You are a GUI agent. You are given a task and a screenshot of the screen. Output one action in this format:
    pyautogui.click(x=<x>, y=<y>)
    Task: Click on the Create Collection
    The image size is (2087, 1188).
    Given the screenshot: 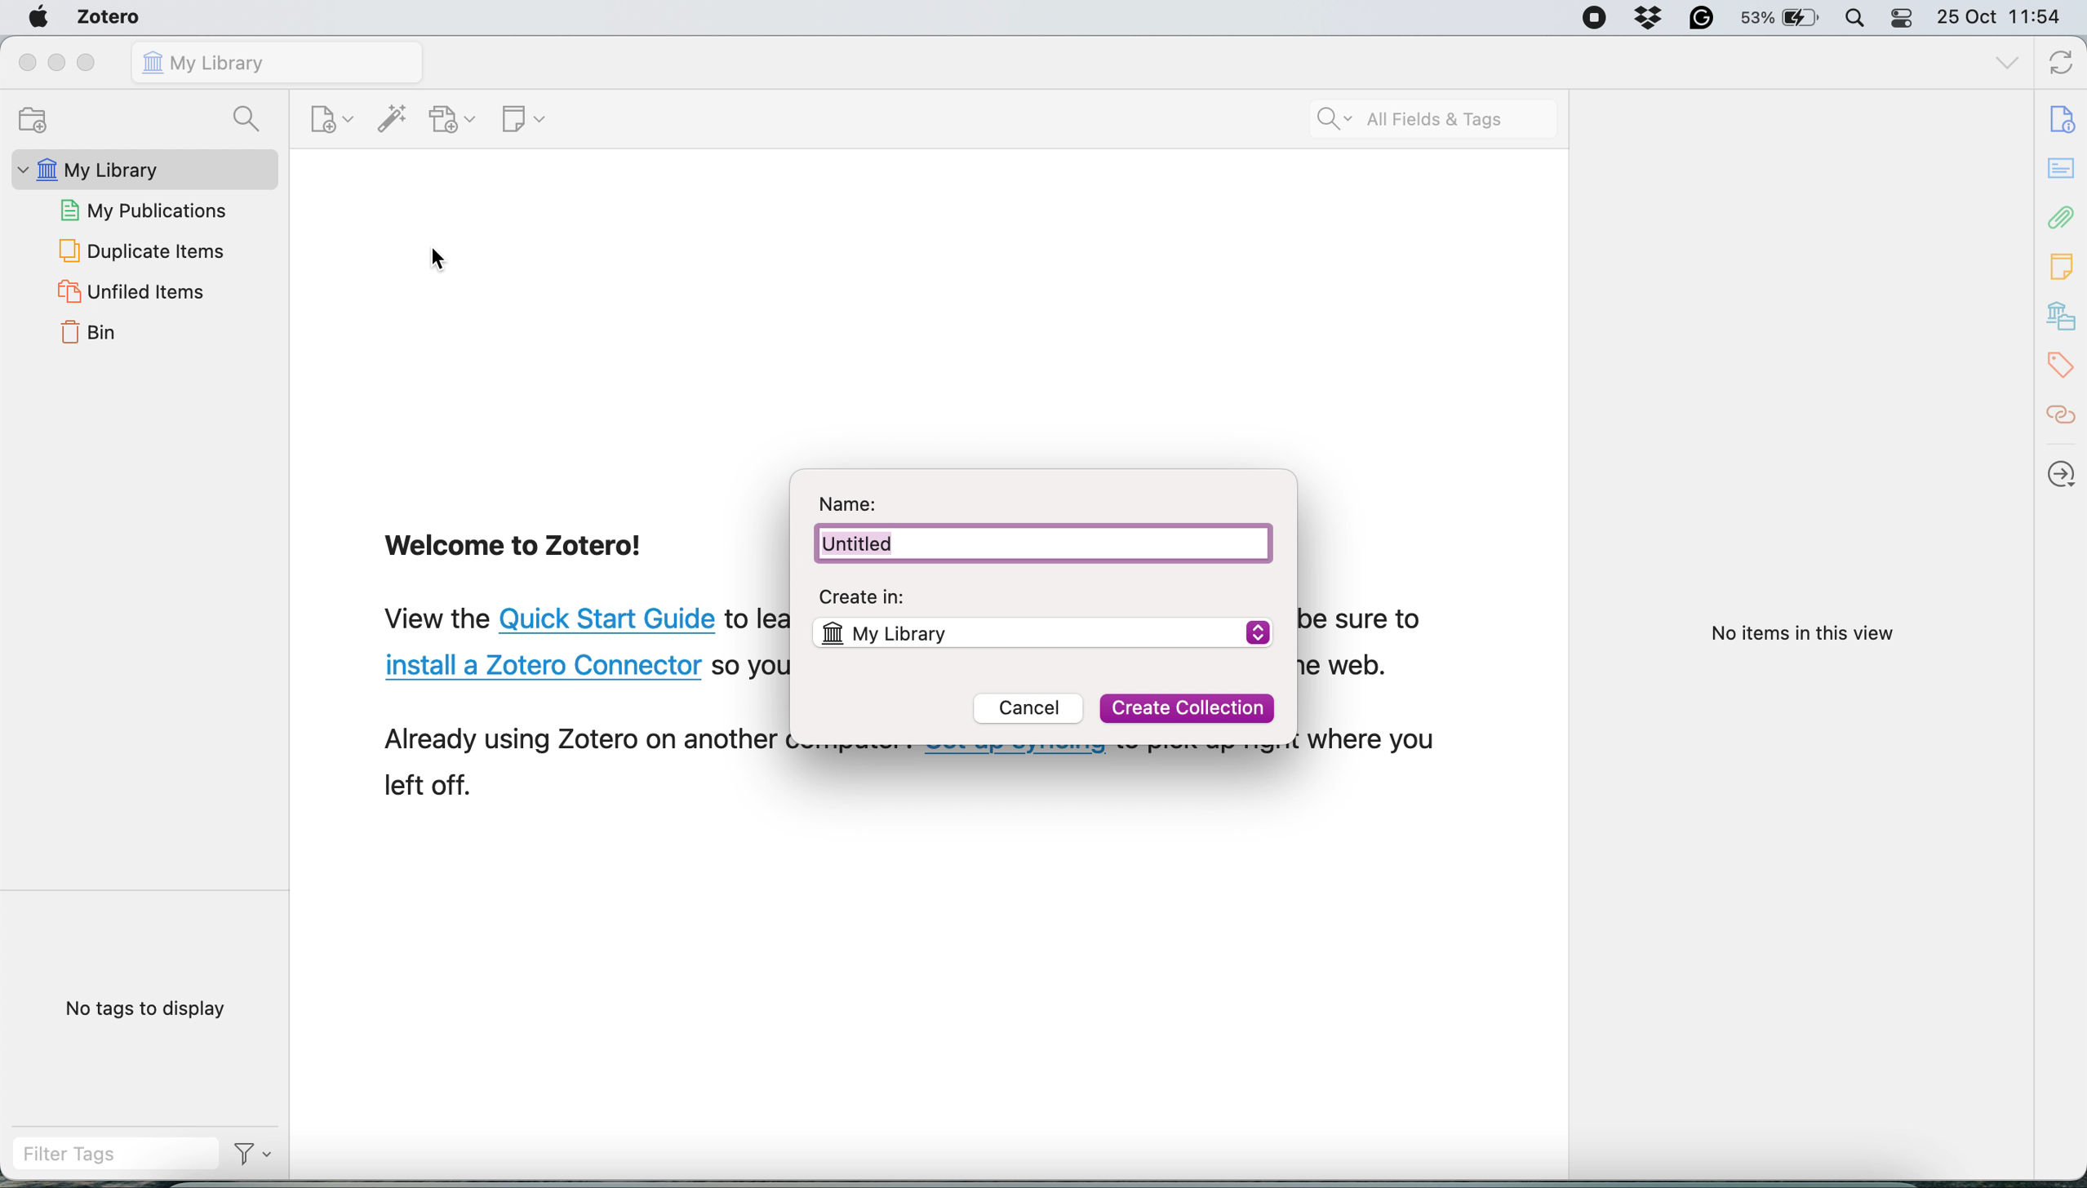 What is the action you would take?
    pyautogui.click(x=1187, y=707)
    